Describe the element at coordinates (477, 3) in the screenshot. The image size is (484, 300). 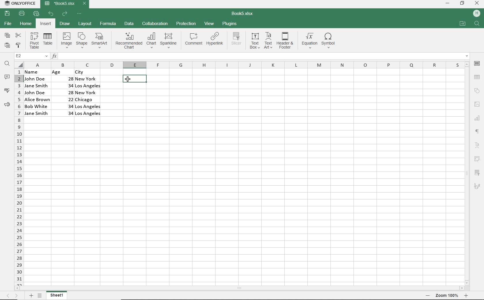
I see `CLOSE` at that location.